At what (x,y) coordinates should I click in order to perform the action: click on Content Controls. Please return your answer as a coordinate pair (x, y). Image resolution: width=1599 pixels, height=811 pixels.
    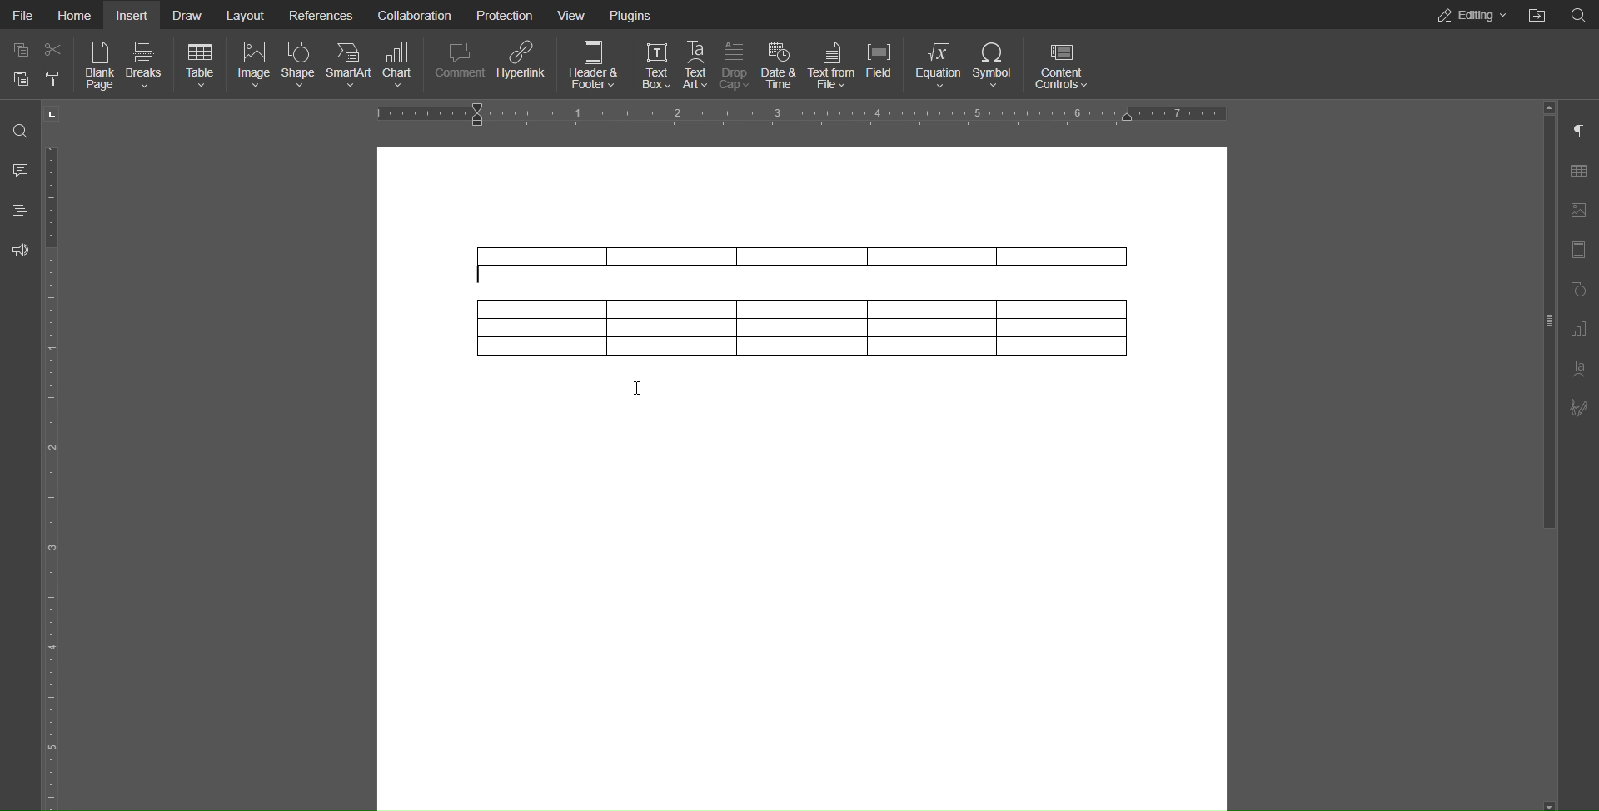
    Looking at the image, I should click on (1064, 64).